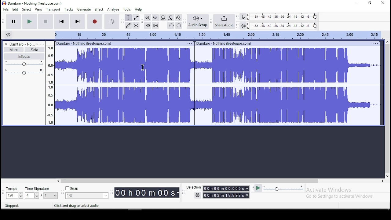  I want to click on scroll left, so click(58, 181).